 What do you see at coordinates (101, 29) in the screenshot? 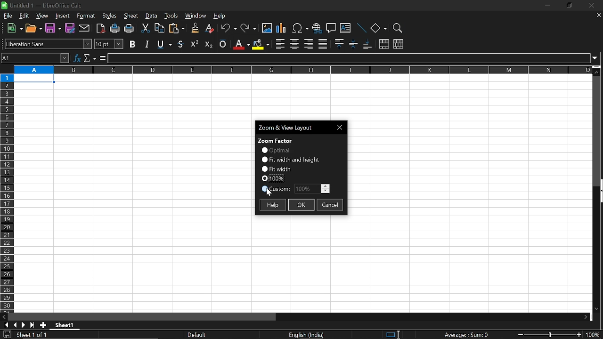
I see `export as pdf` at bounding box center [101, 29].